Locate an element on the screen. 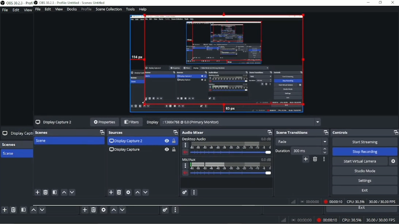 The width and height of the screenshot is (399, 224). Advanced audio properties is located at coordinates (164, 211).